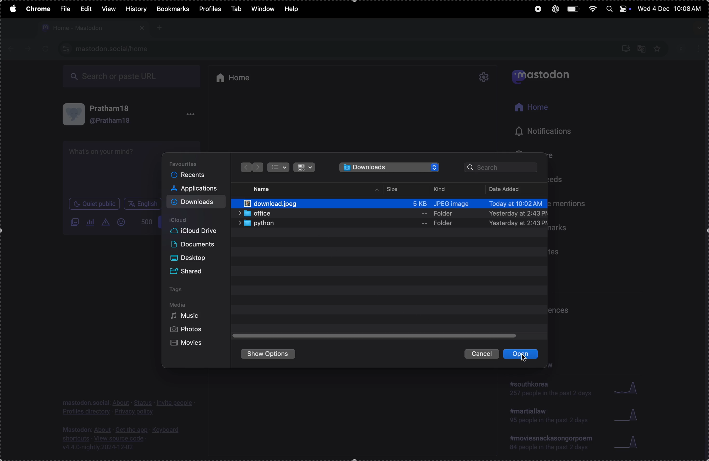 The width and height of the screenshot is (709, 461). Describe the element at coordinates (698, 28) in the screenshot. I see `dropdown` at that location.